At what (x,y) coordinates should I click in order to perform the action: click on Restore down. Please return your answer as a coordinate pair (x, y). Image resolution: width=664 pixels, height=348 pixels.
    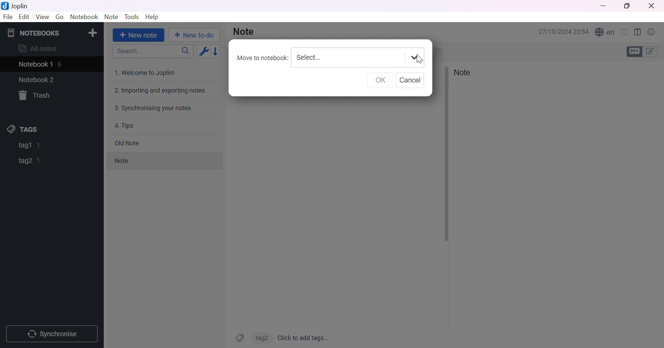
    Looking at the image, I should click on (628, 7).